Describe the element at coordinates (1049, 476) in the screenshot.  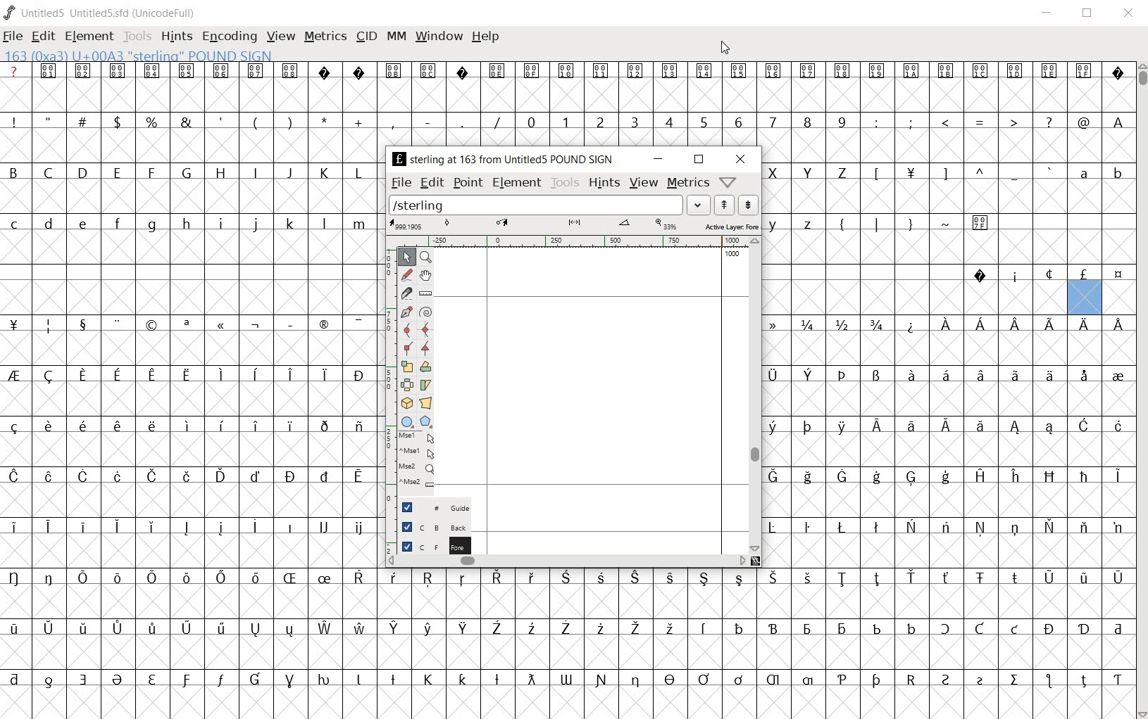
I see `Symbol` at that location.